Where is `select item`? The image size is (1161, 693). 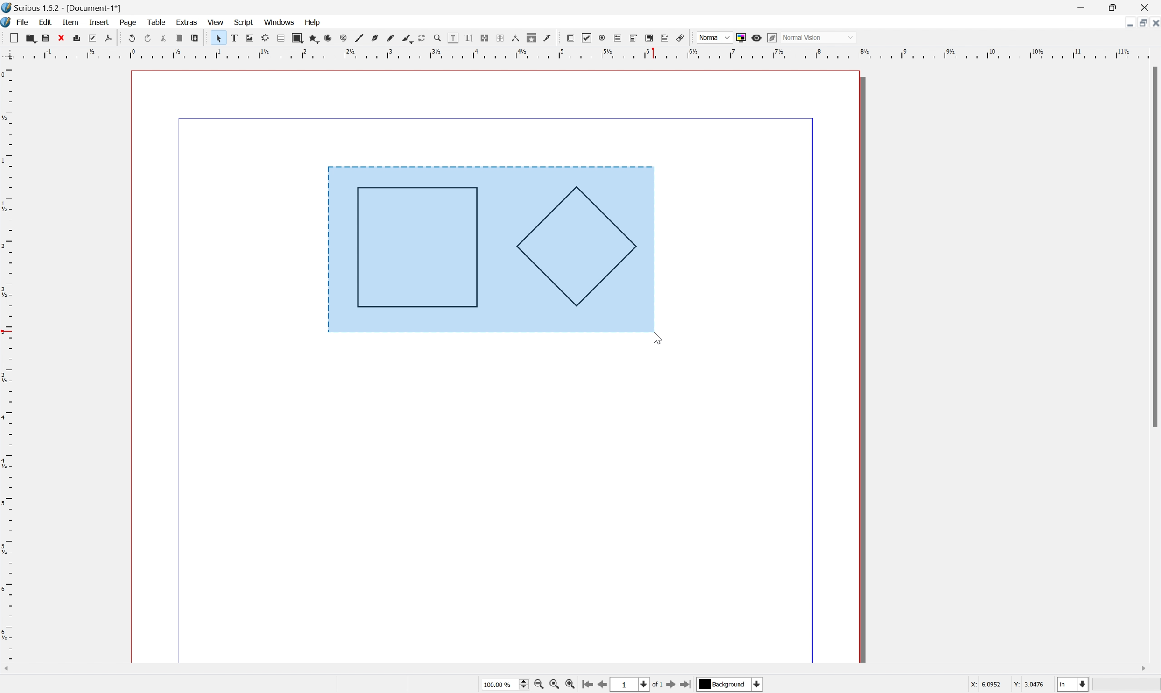
select item is located at coordinates (216, 38).